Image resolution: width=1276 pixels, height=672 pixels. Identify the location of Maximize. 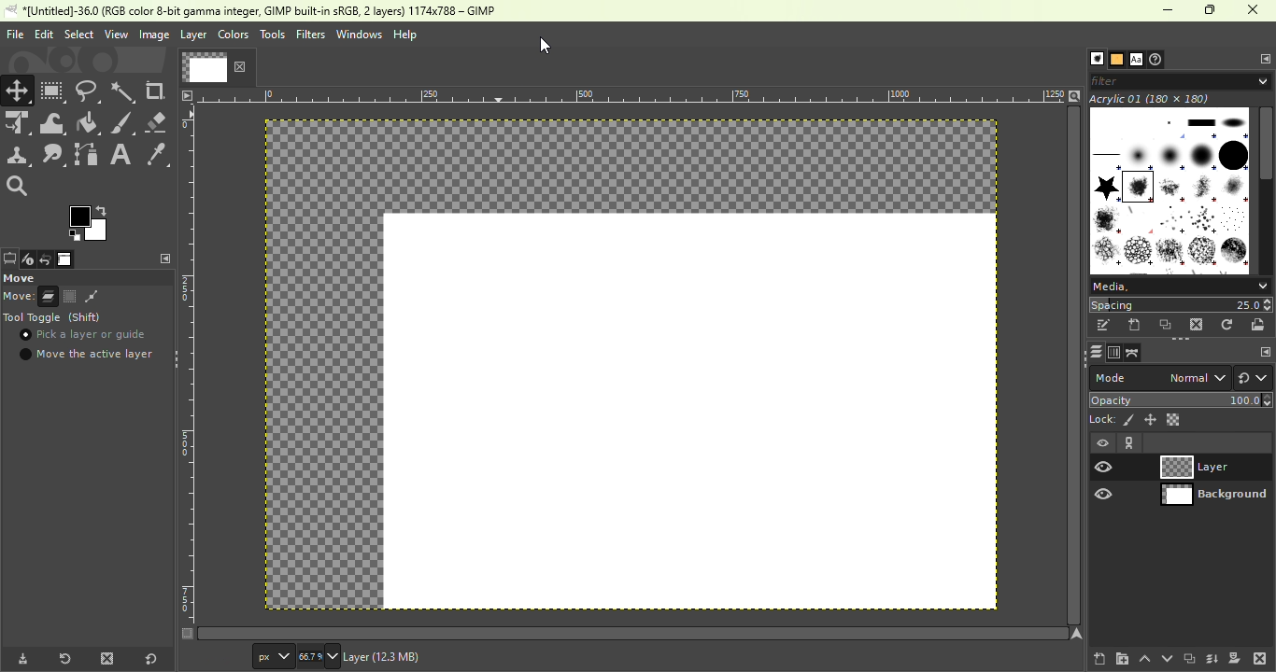
(1212, 10).